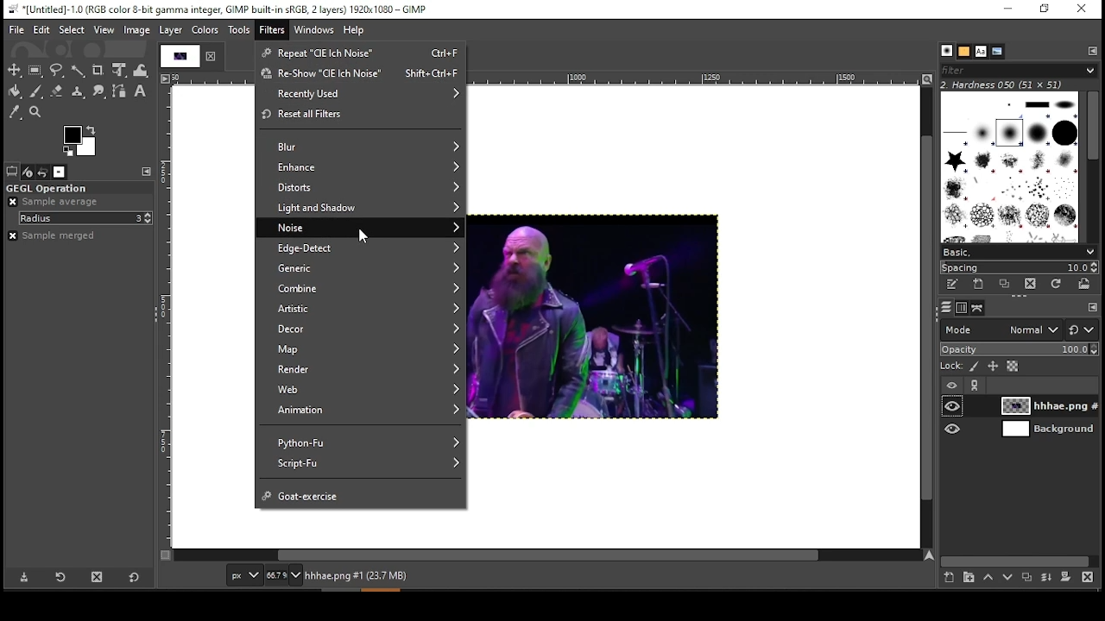 Image resolution: width=1105 pixels, height=621 pixels. What do you see at coordinates (284, 574) in the screenshot?
I see `zoom status` at bounding box center [284, 574].